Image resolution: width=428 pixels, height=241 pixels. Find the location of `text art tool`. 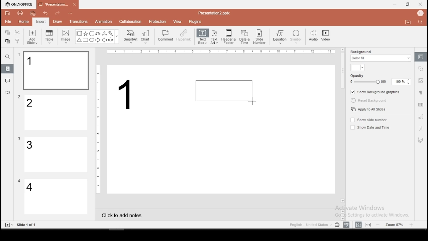

text art tool is located at coordinates (420, 129).